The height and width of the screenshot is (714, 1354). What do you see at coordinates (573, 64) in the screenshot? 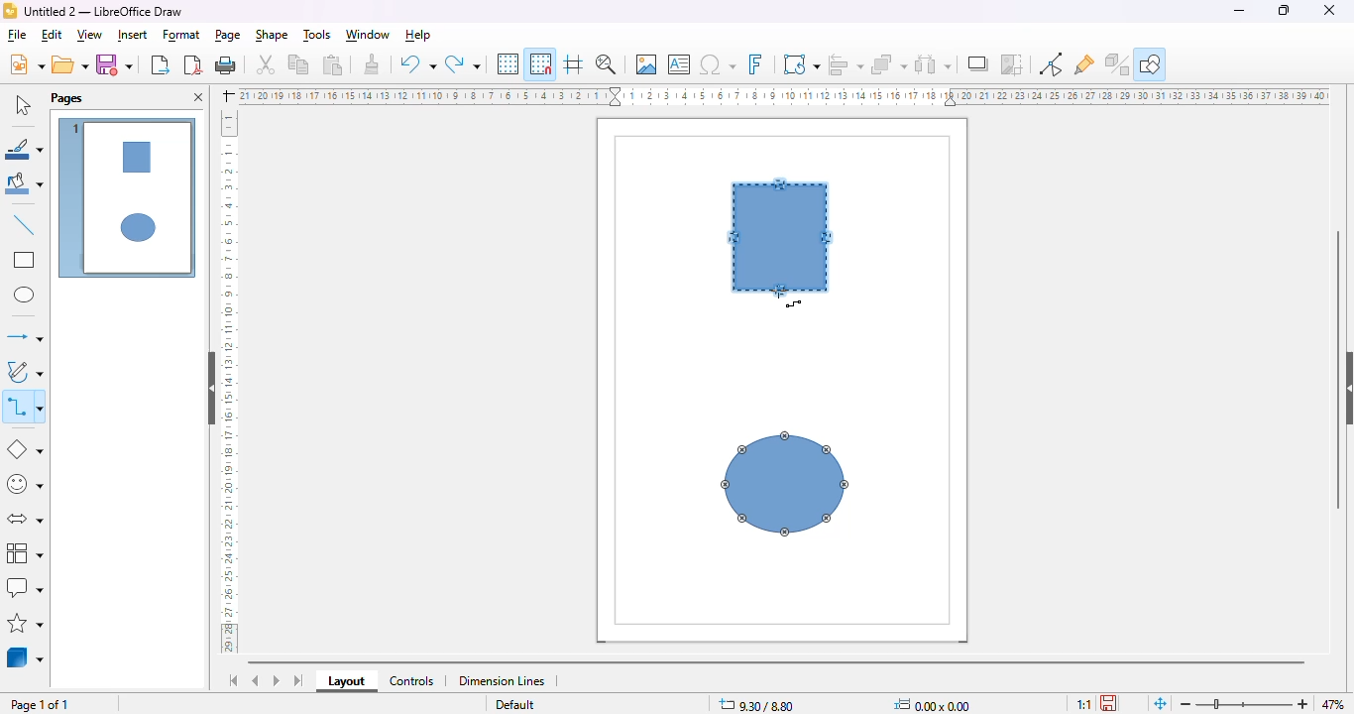
I see `helplines while moving` at bounding box center [573, 64].